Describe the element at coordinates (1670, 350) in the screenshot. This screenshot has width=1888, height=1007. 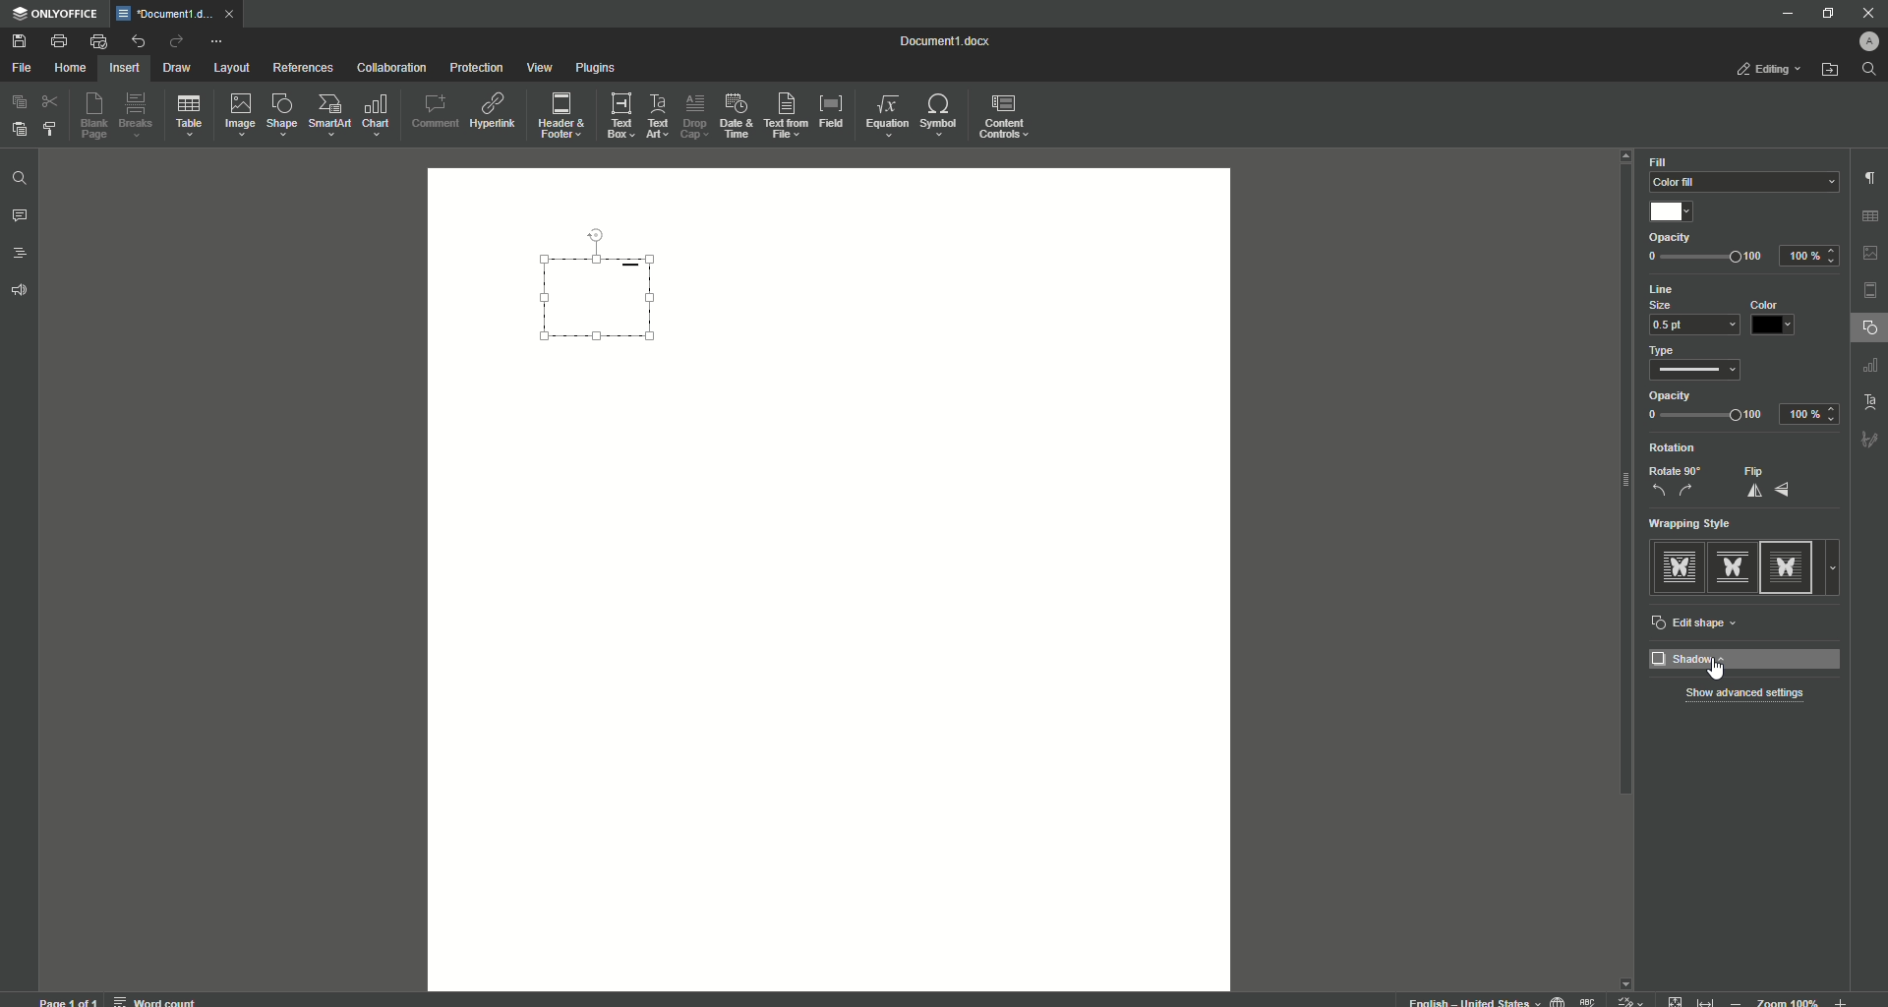
I see `Type` at that location.